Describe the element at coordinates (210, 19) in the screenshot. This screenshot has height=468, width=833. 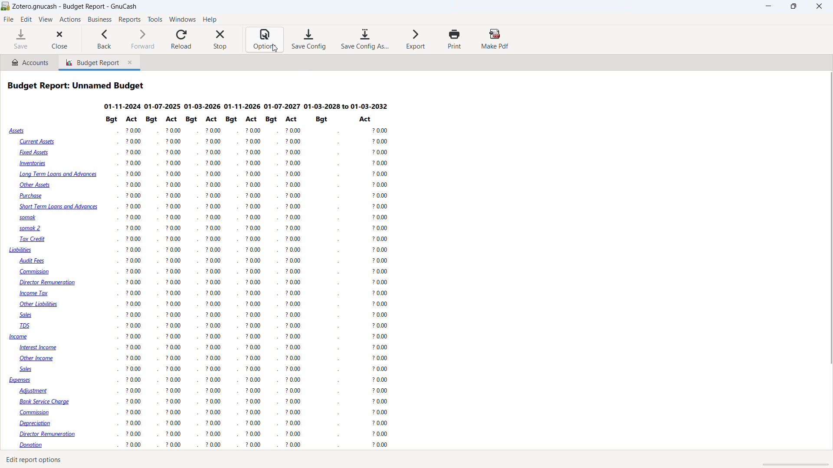
I see `help` at that location.